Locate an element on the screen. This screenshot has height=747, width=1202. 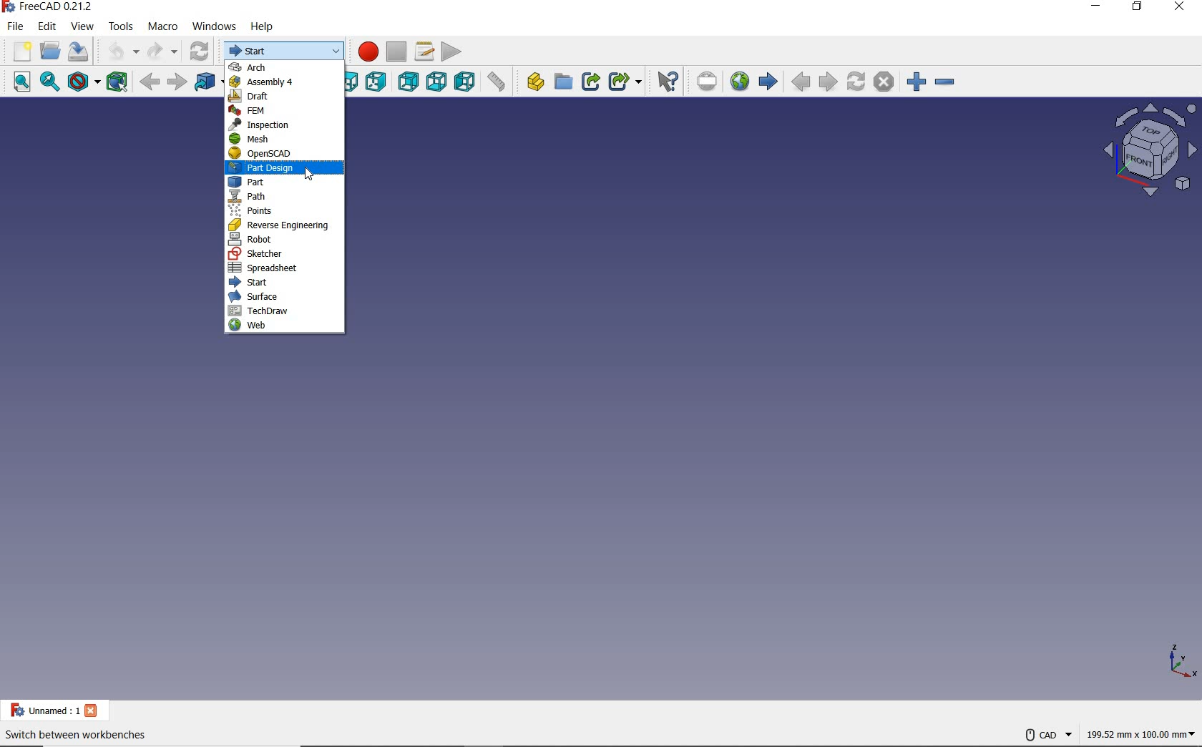
BACK is located at coordinates (151, 81).